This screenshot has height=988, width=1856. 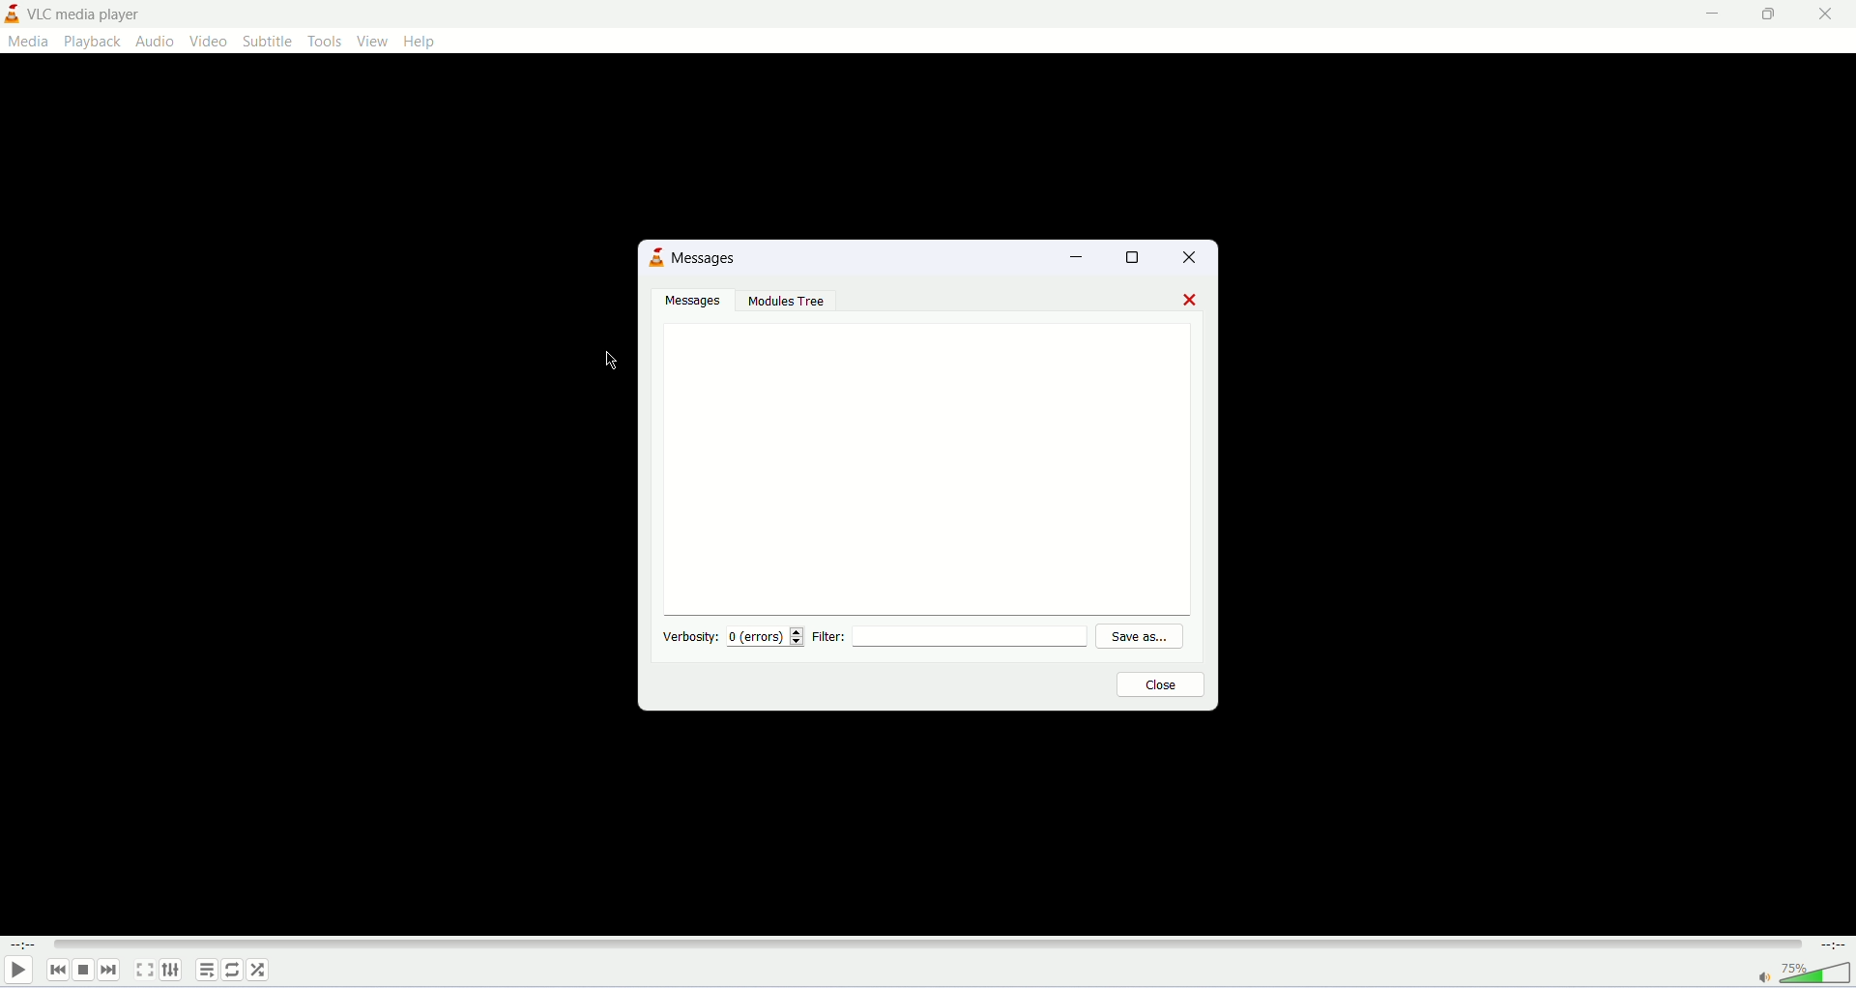 I want to click on media, so click(x=28, y=43).